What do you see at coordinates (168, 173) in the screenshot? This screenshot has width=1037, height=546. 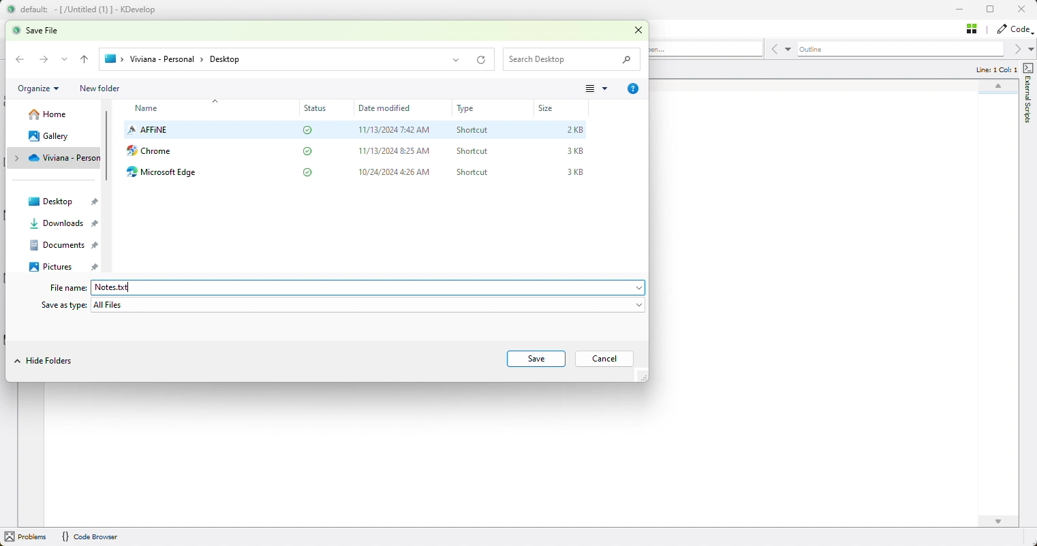 I see `microsoft edge` at bounding box center [168, 173].